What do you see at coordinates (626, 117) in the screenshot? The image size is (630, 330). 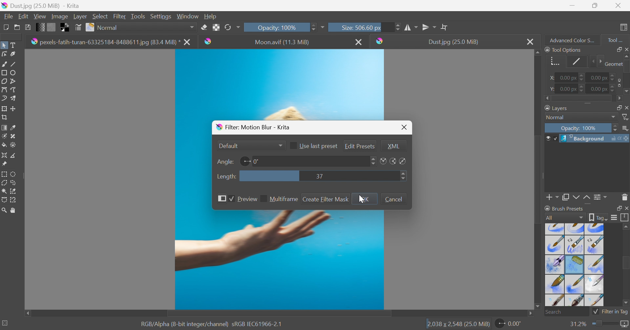 I see `Filter` at bounding box center [626, 117].